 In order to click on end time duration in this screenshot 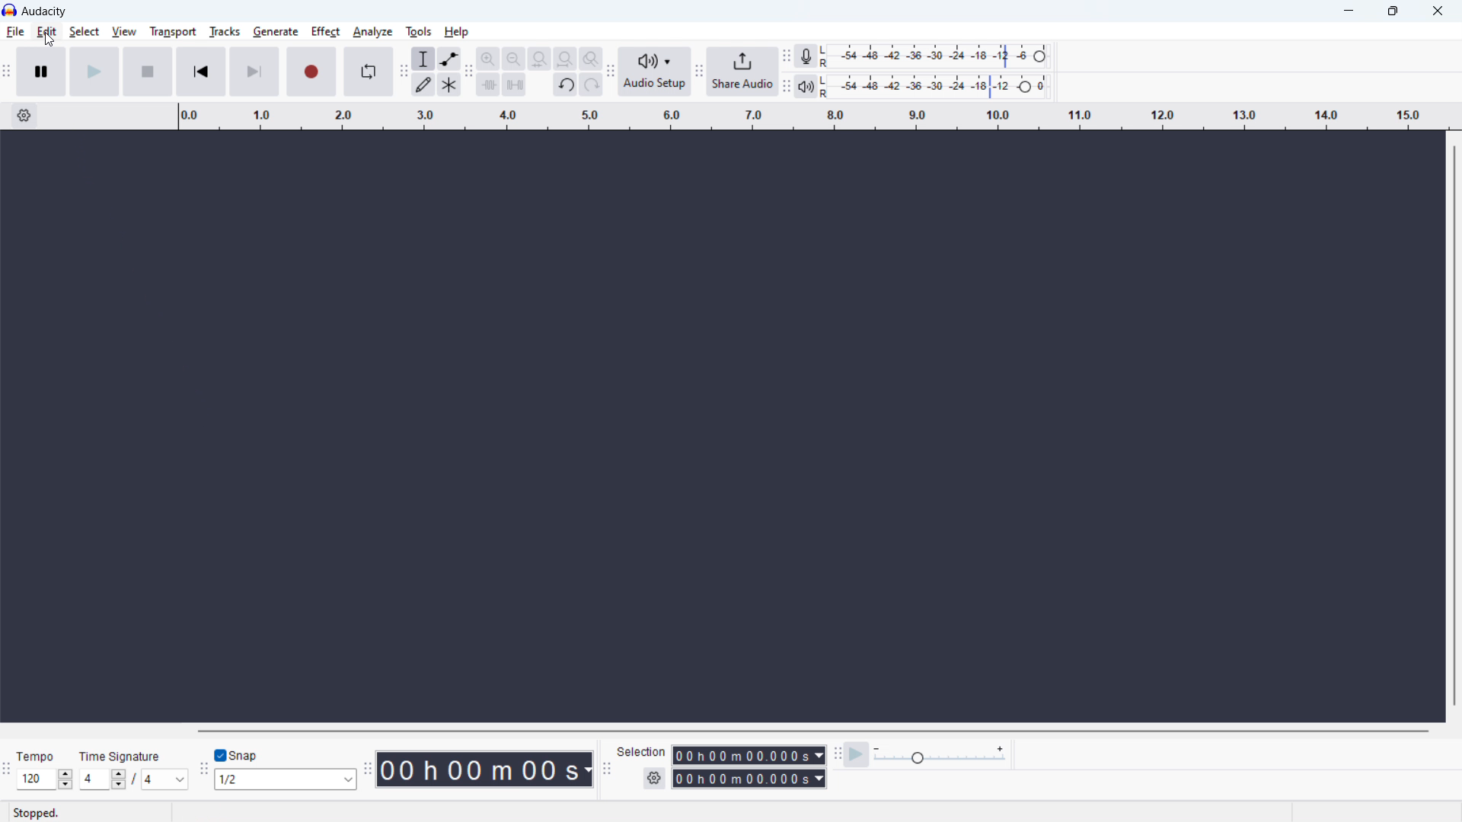, I will do `click(739, 779)`.